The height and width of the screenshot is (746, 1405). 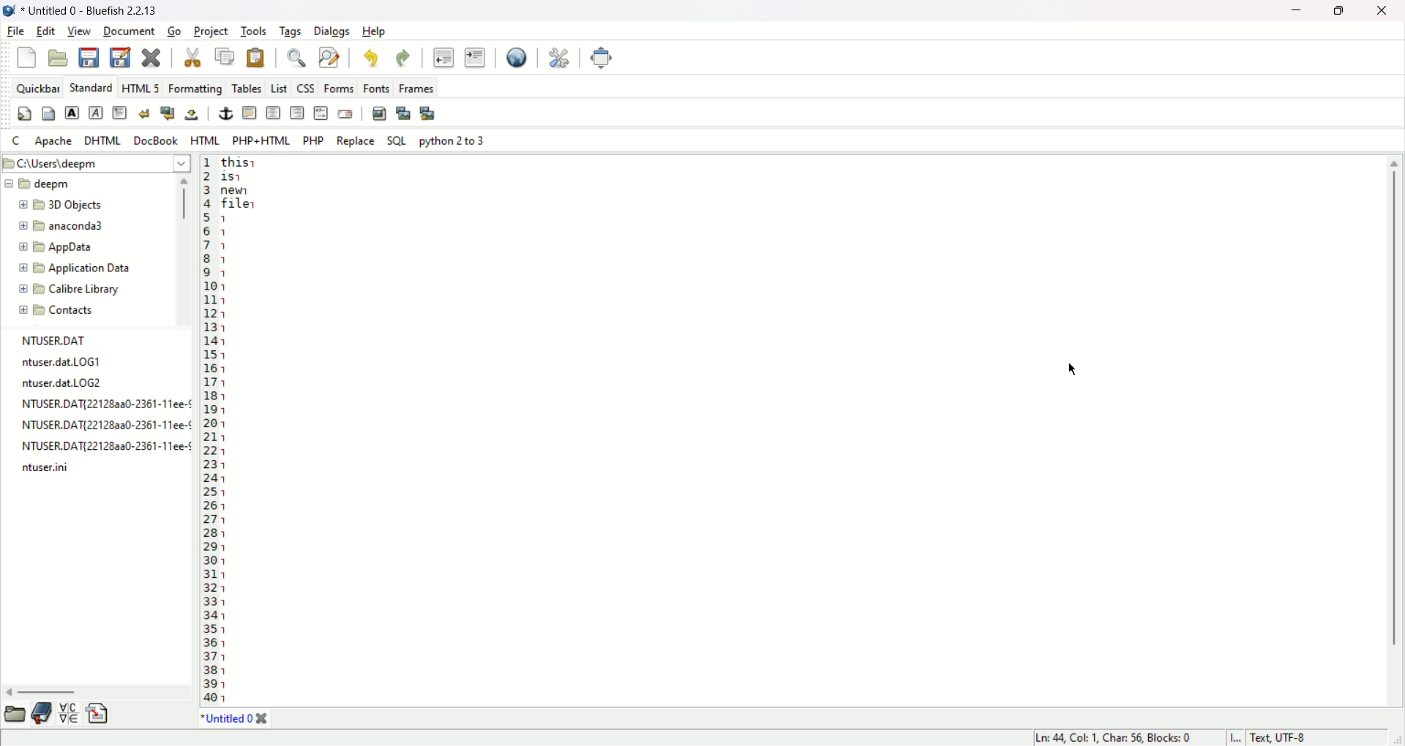 What do you see at coordinates (475, 59) in the screenshot?
I see `indent` at bounding box center [475, 59].